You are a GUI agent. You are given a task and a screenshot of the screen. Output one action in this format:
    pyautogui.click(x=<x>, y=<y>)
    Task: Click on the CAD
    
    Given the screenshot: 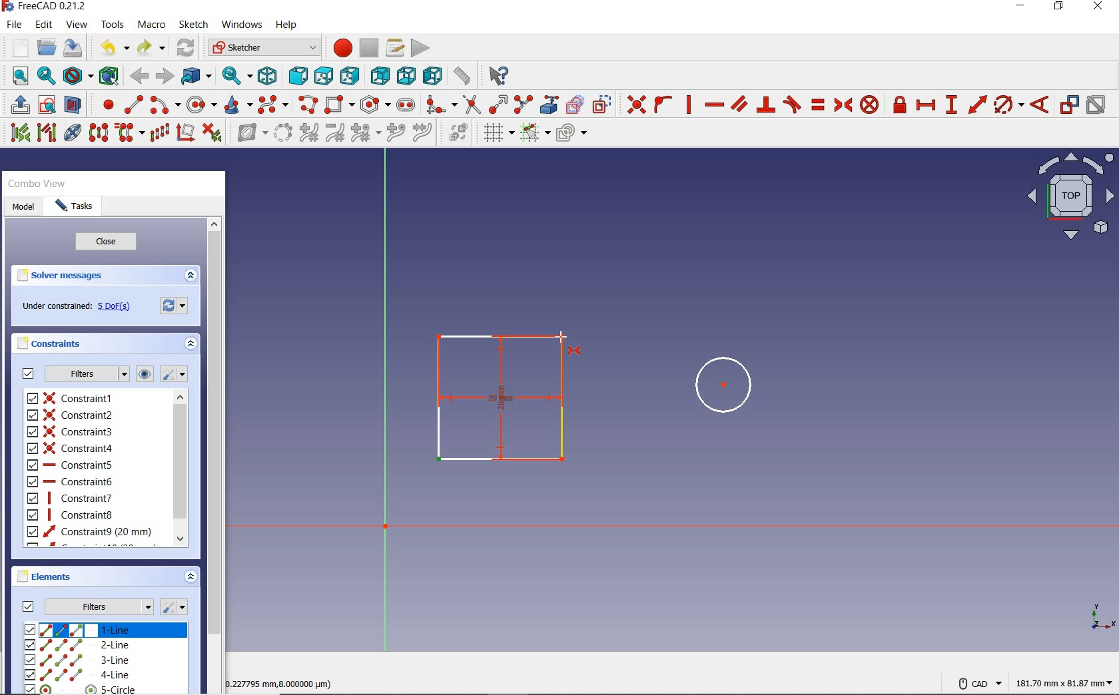 What is the action you would take?
    pyautogui.click(x=976, y=683)
    